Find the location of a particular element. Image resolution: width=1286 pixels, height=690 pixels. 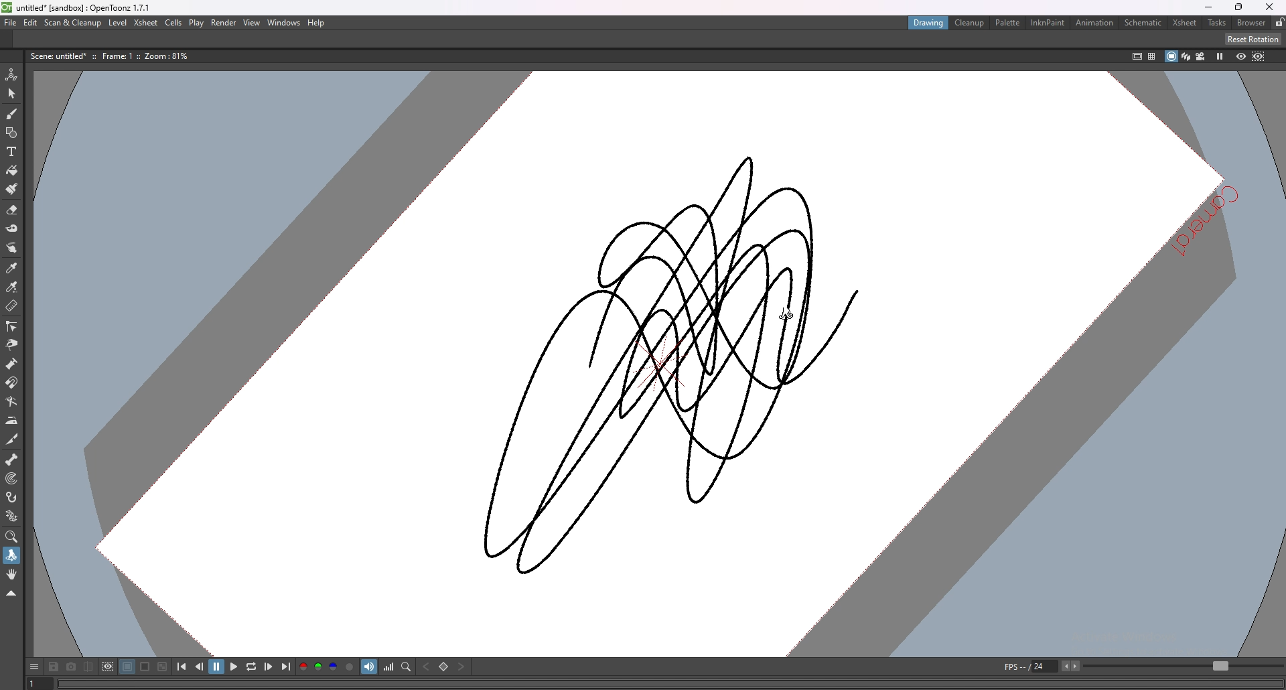

animation is located at coordinates (1095, 23).